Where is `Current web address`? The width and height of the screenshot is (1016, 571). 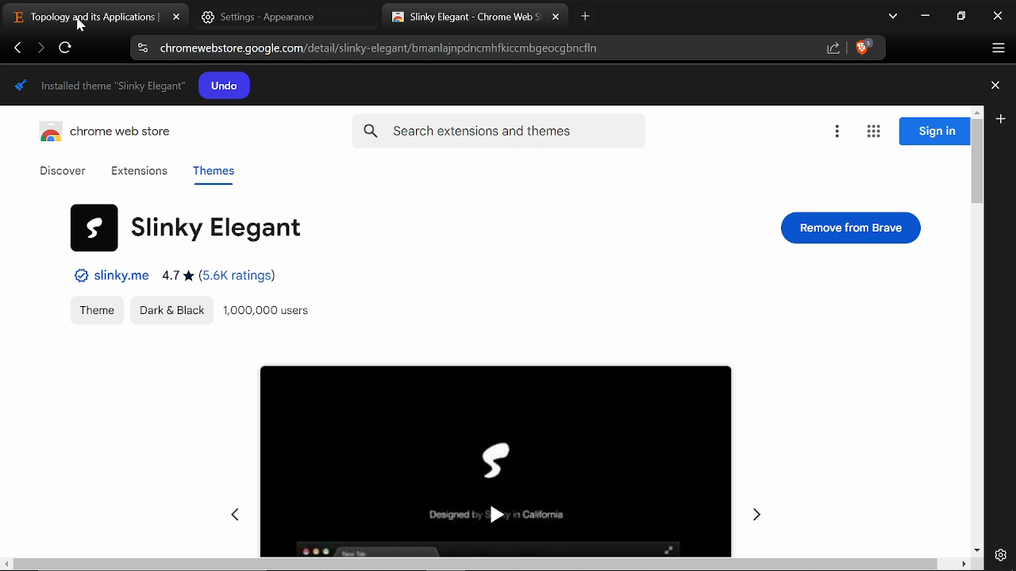 Current web address is located at coordinates (383, 48).